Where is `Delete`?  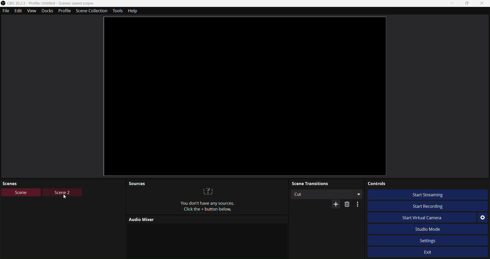
Delete is located at coordinates (348, 205).